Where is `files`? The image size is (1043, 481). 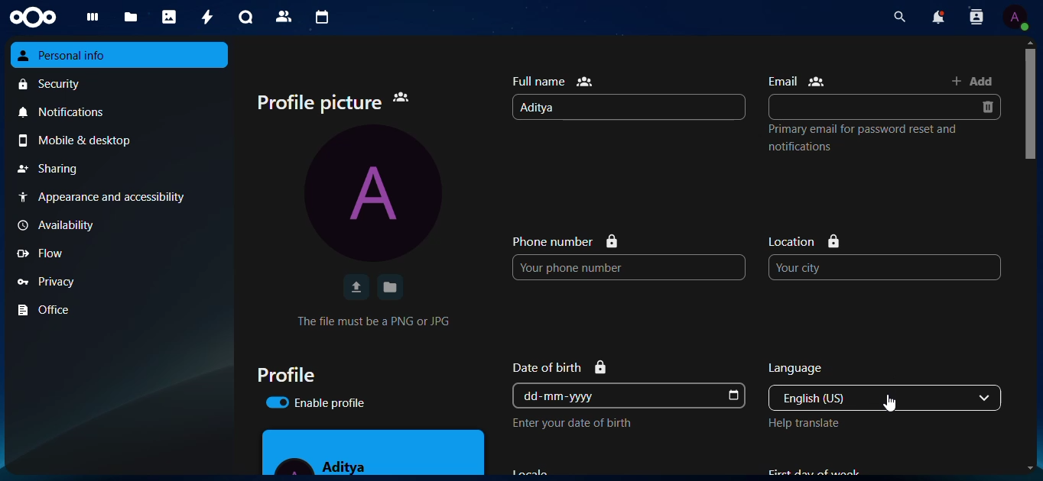 files is located at coordinates (132, 18).